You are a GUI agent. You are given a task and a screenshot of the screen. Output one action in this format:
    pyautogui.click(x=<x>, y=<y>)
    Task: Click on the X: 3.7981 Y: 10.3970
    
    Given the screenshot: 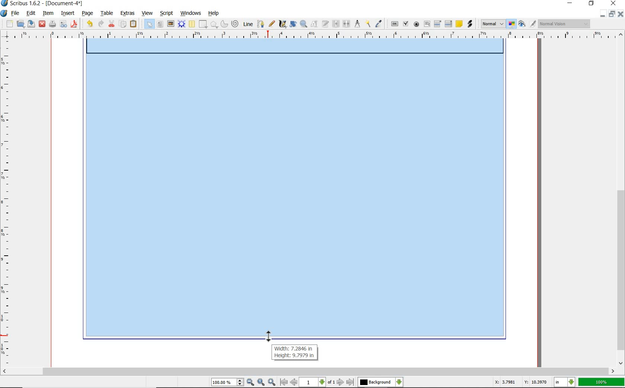 What is the action you would take?
    pyautogui.click(x=519, y=382)
    